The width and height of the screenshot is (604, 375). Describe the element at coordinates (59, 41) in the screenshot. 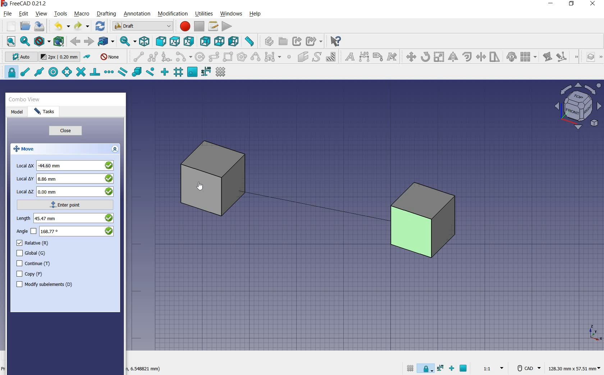

I see `bounding box` at that location.